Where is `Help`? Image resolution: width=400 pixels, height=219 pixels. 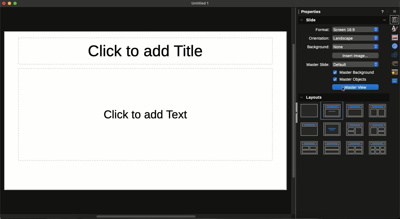 Help is located at coordinates (381, 12).